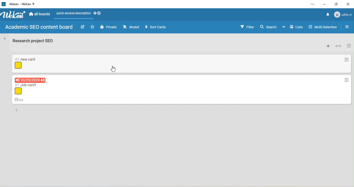  I want to click on notifications, so click(327, 14).